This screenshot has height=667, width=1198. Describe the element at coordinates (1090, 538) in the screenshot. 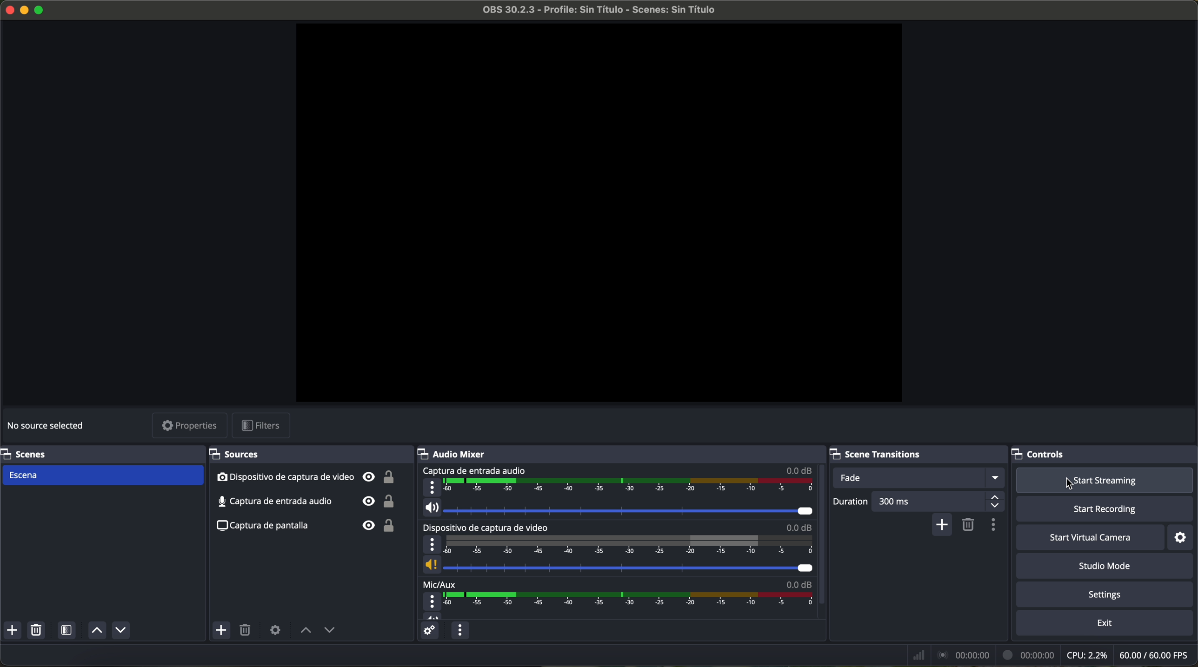

I see `start virtual camera` at that location.